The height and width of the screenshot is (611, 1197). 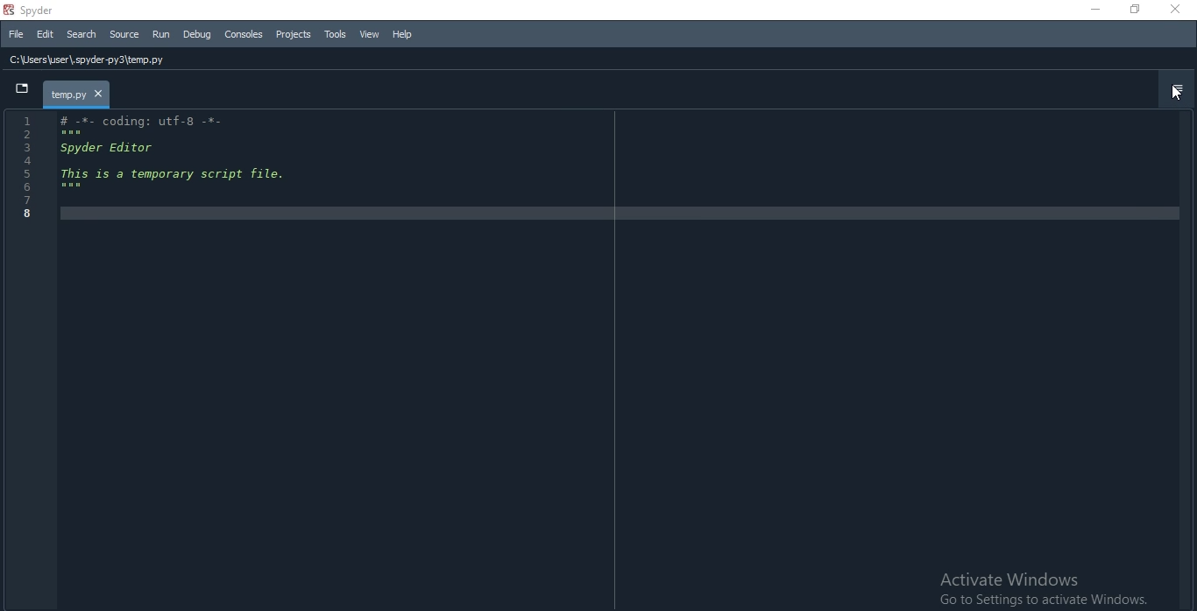 What do you see at coordinates (336, 34) in the screenshot?
I see `Tools` at bounding box center [336, 34].